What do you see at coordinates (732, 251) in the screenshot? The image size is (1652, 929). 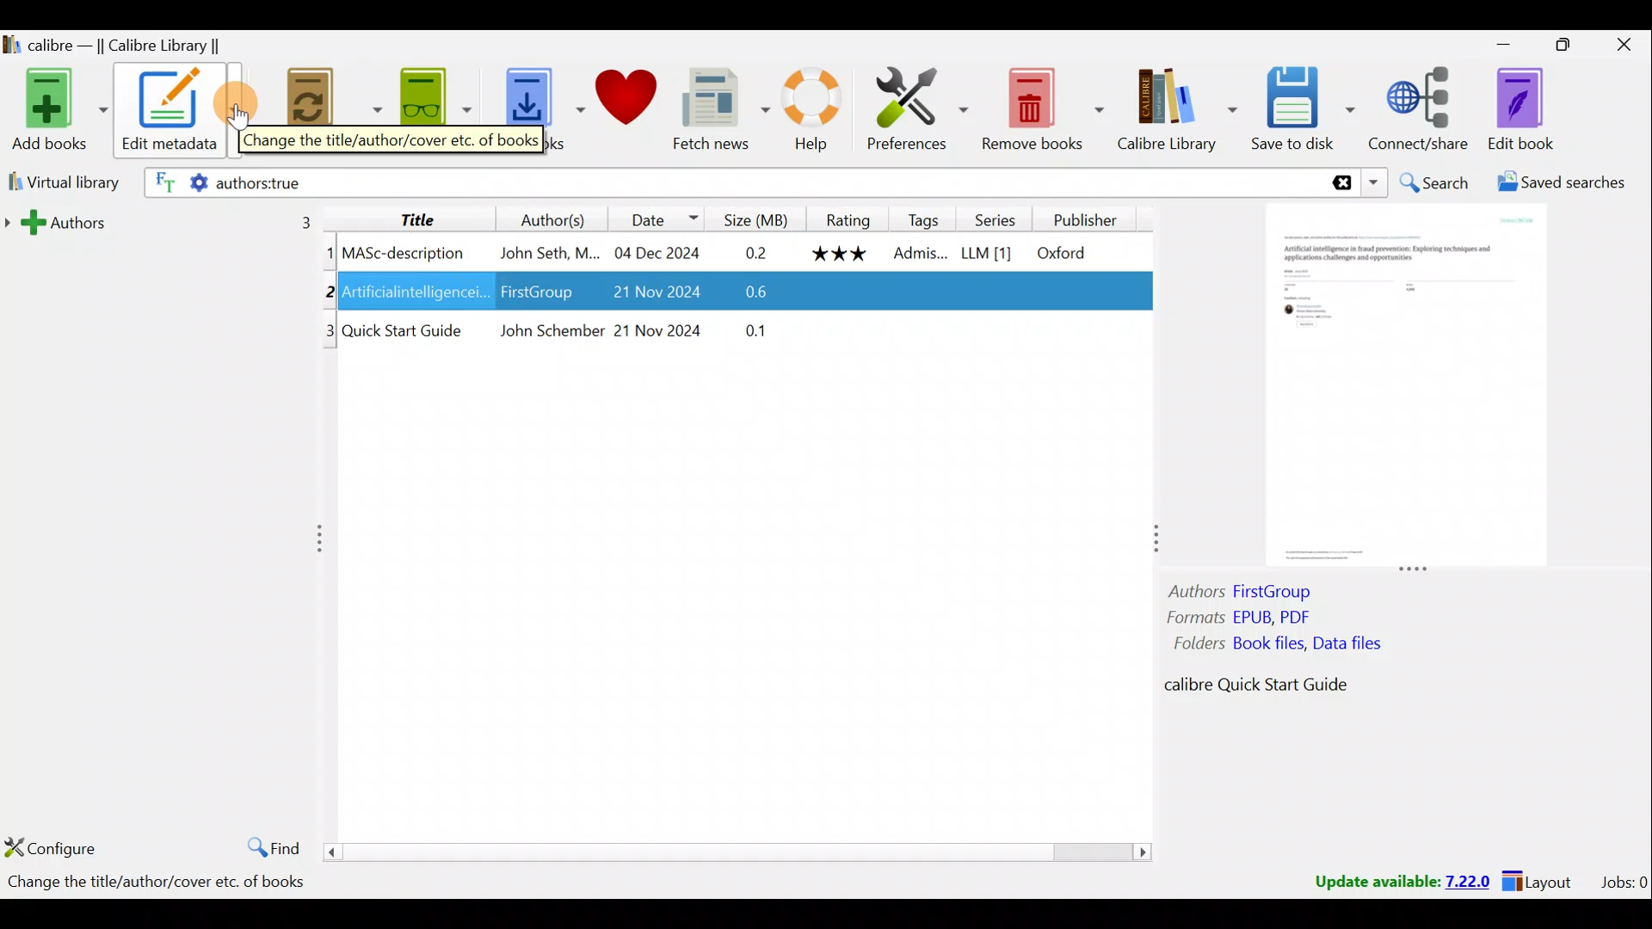 I see `Book 1` at bounding box center [732, 251].